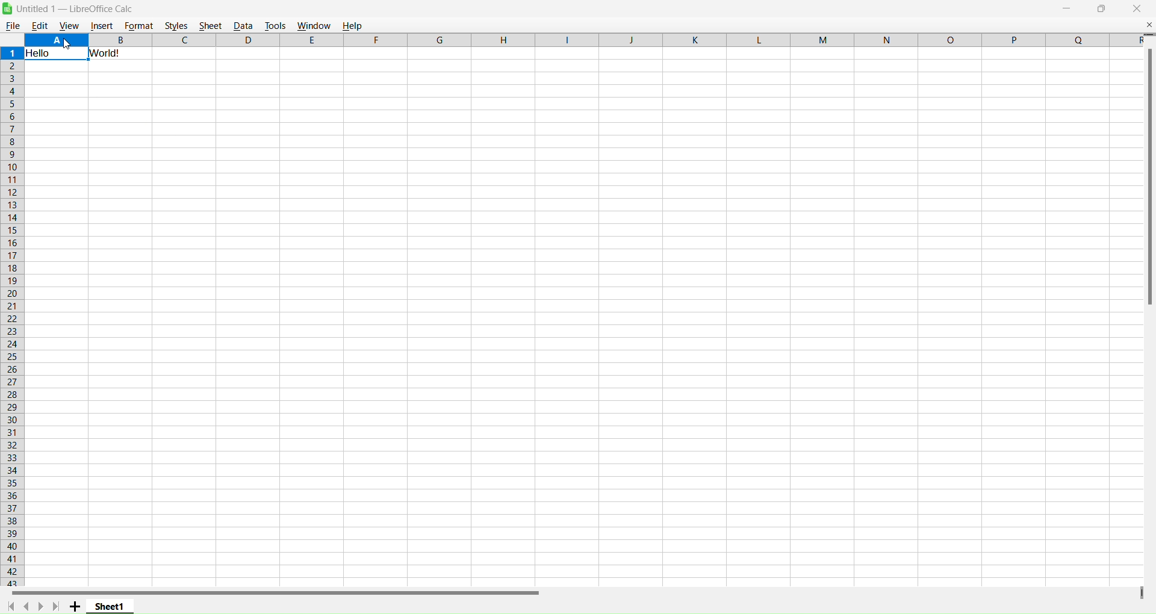 This screenshot has height=614, width=1156. Describe the element at coordinates (102, 26) in the screenshot. I see `Insert` at that location.